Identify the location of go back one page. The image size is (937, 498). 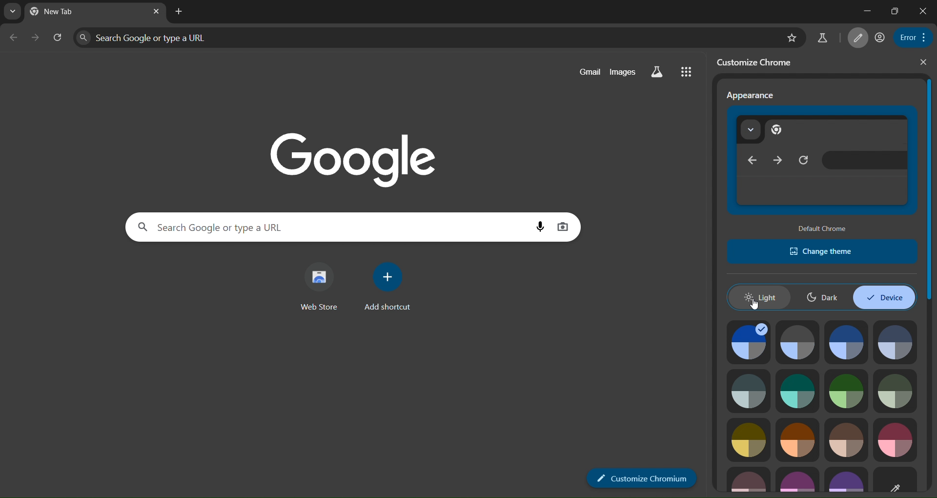
(13, 39).